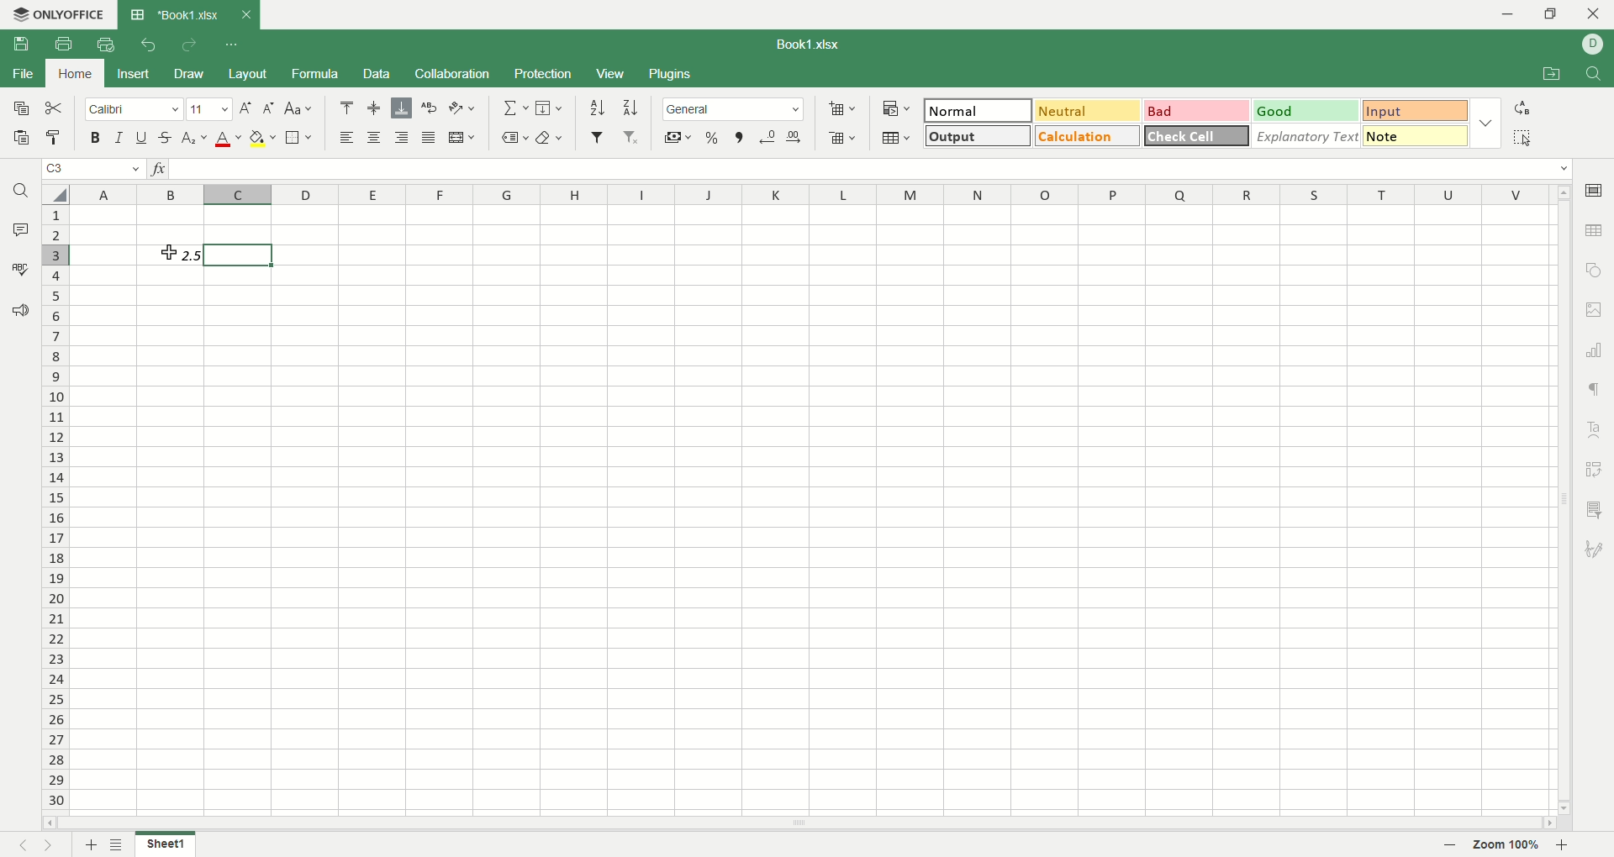  What do you see at coordinates (92, 844) in the screenshot?
I see `New sheet` at bounding box center [92, 844].